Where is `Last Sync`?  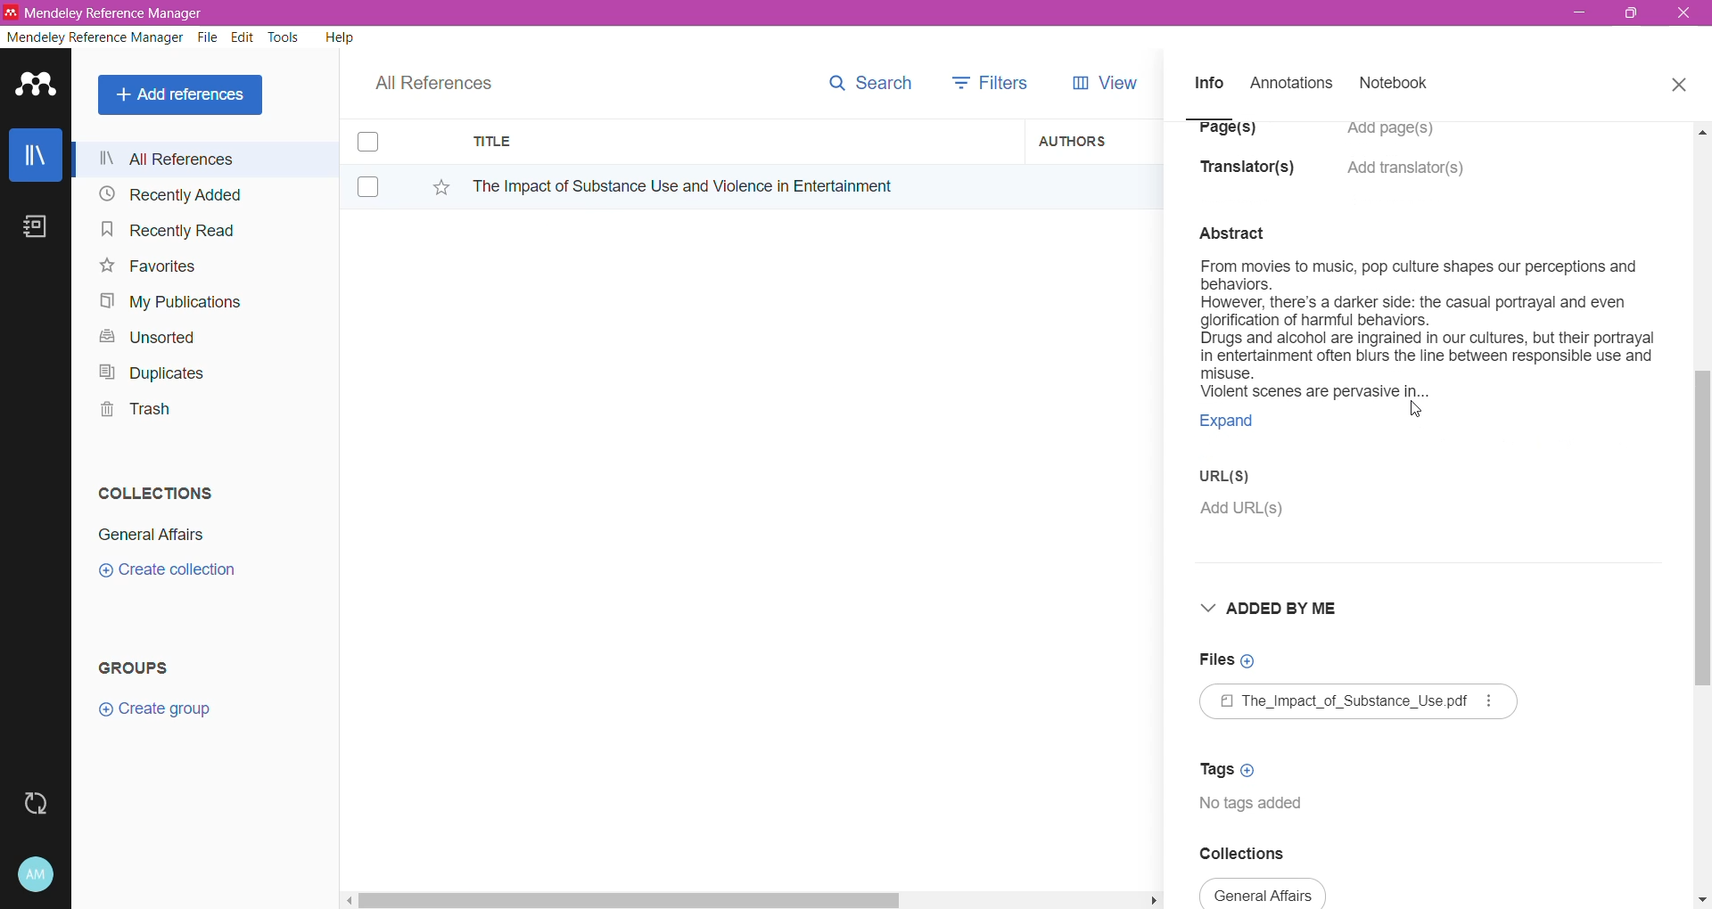 Last Sync is located at coordinates (43, 801).